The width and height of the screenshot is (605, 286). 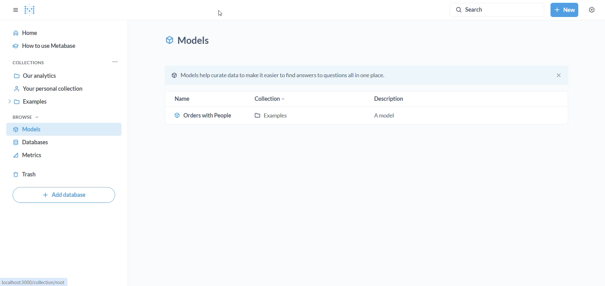 I want to click on add database, so click(x=63, y=196).